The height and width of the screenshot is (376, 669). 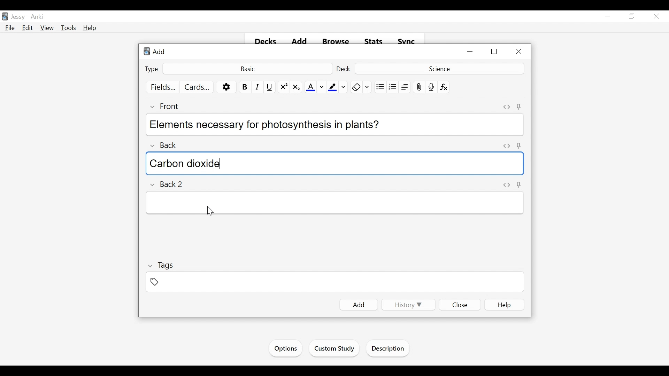 I want to click on Toggle Sticky, so click(x=518, y=146).